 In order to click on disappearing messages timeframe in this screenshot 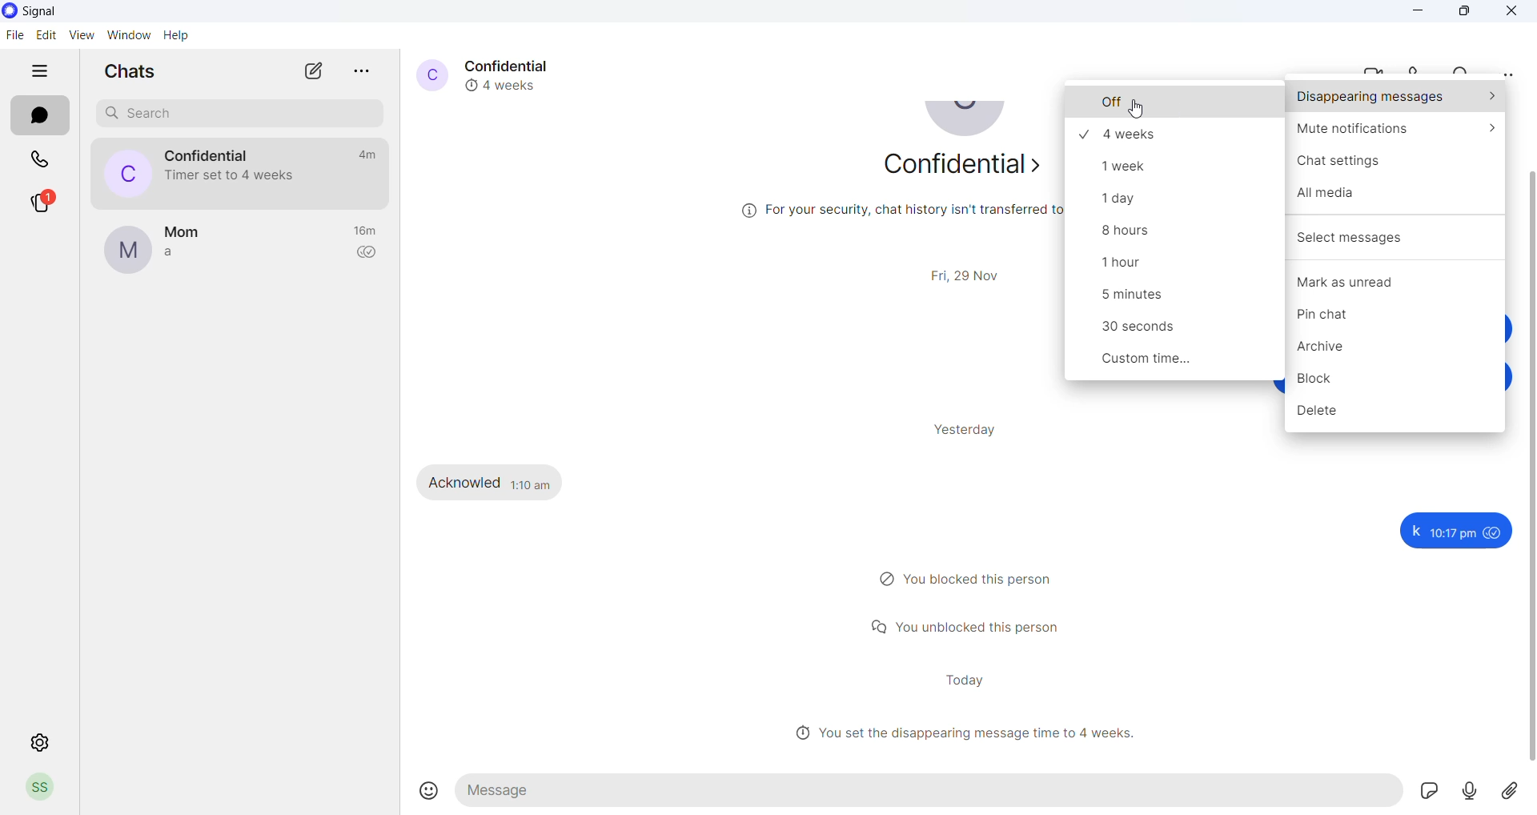, I will do `click(1173, 300)`.